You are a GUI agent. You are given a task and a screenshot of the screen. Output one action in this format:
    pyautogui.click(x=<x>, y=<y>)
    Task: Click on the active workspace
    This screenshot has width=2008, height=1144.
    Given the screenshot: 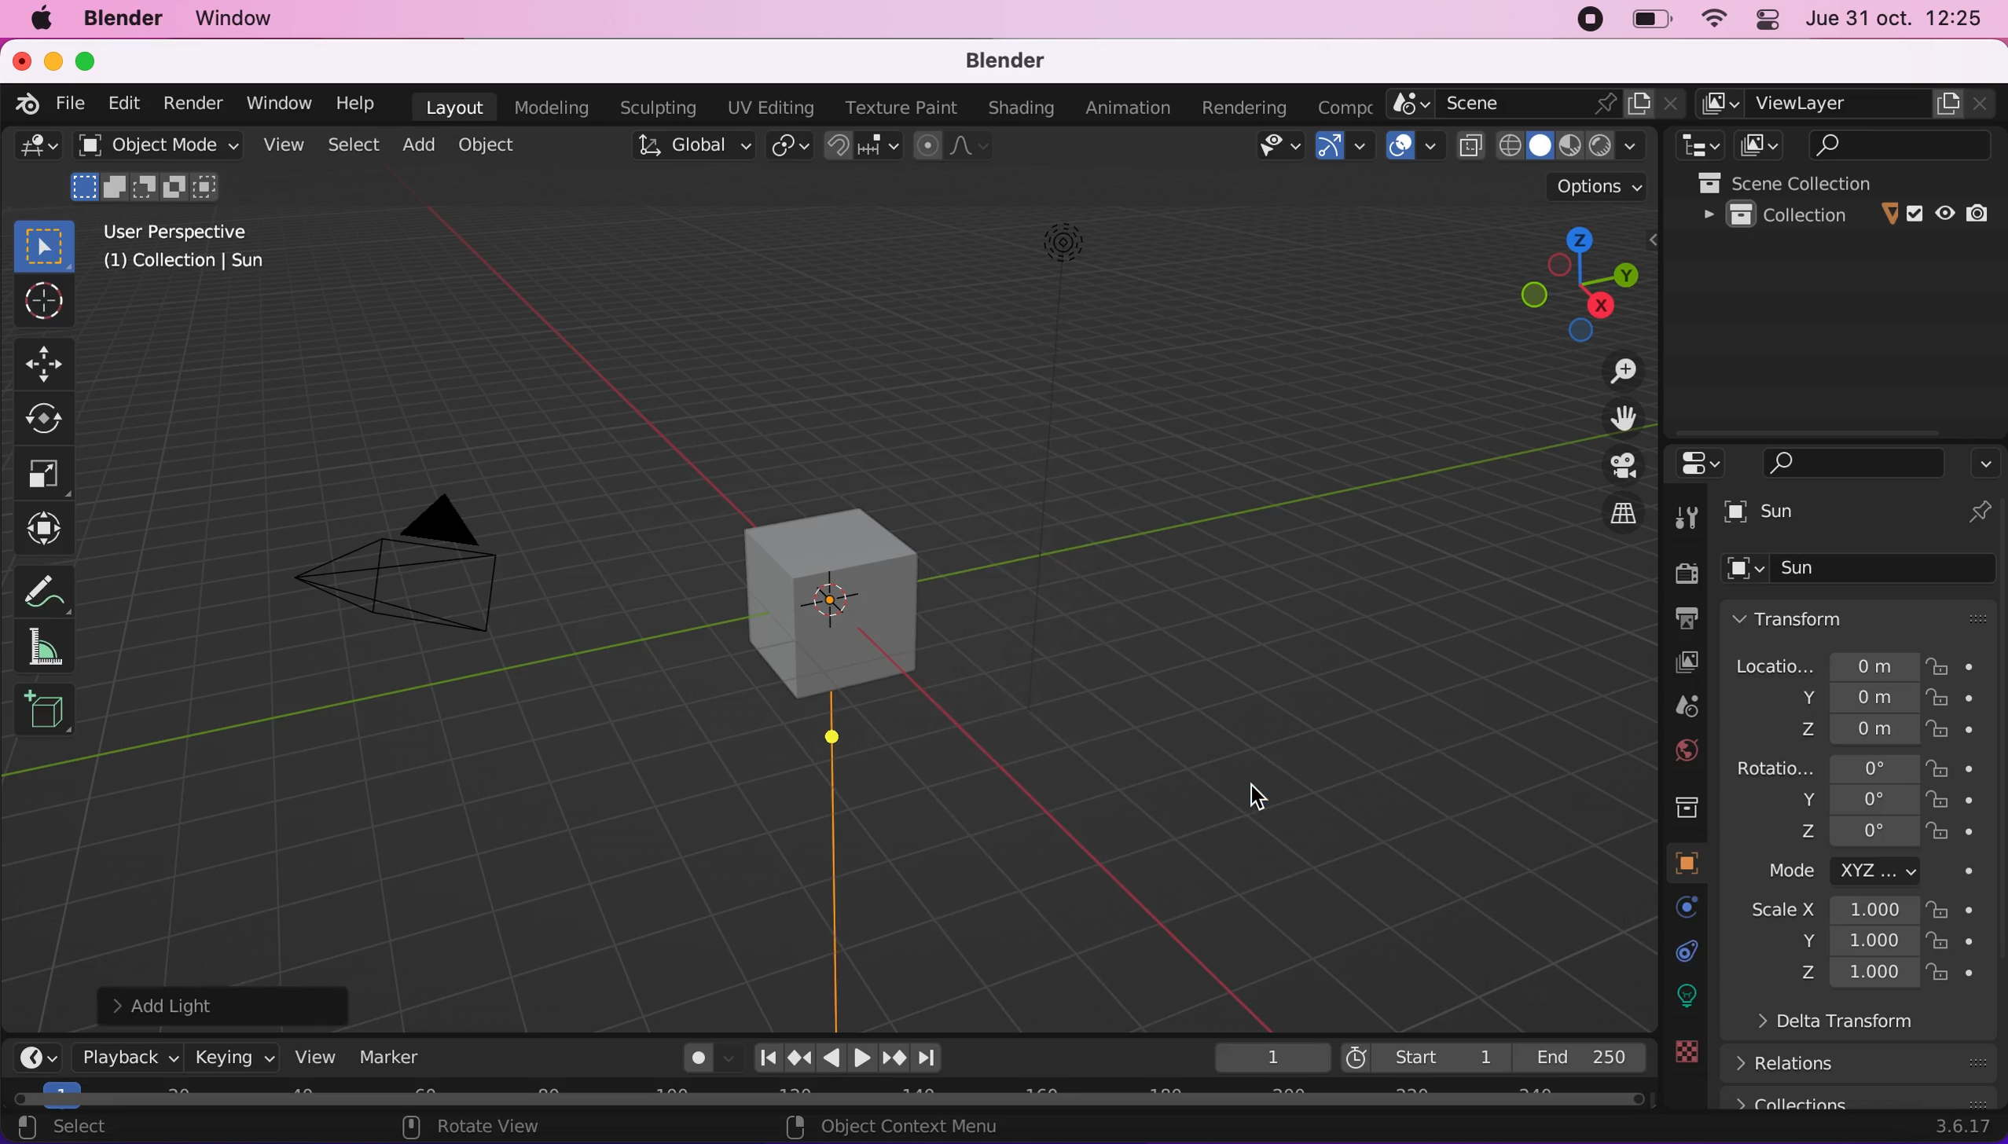 What is the action you would take?
    pyautogui.click(x=1338, y=108)
    